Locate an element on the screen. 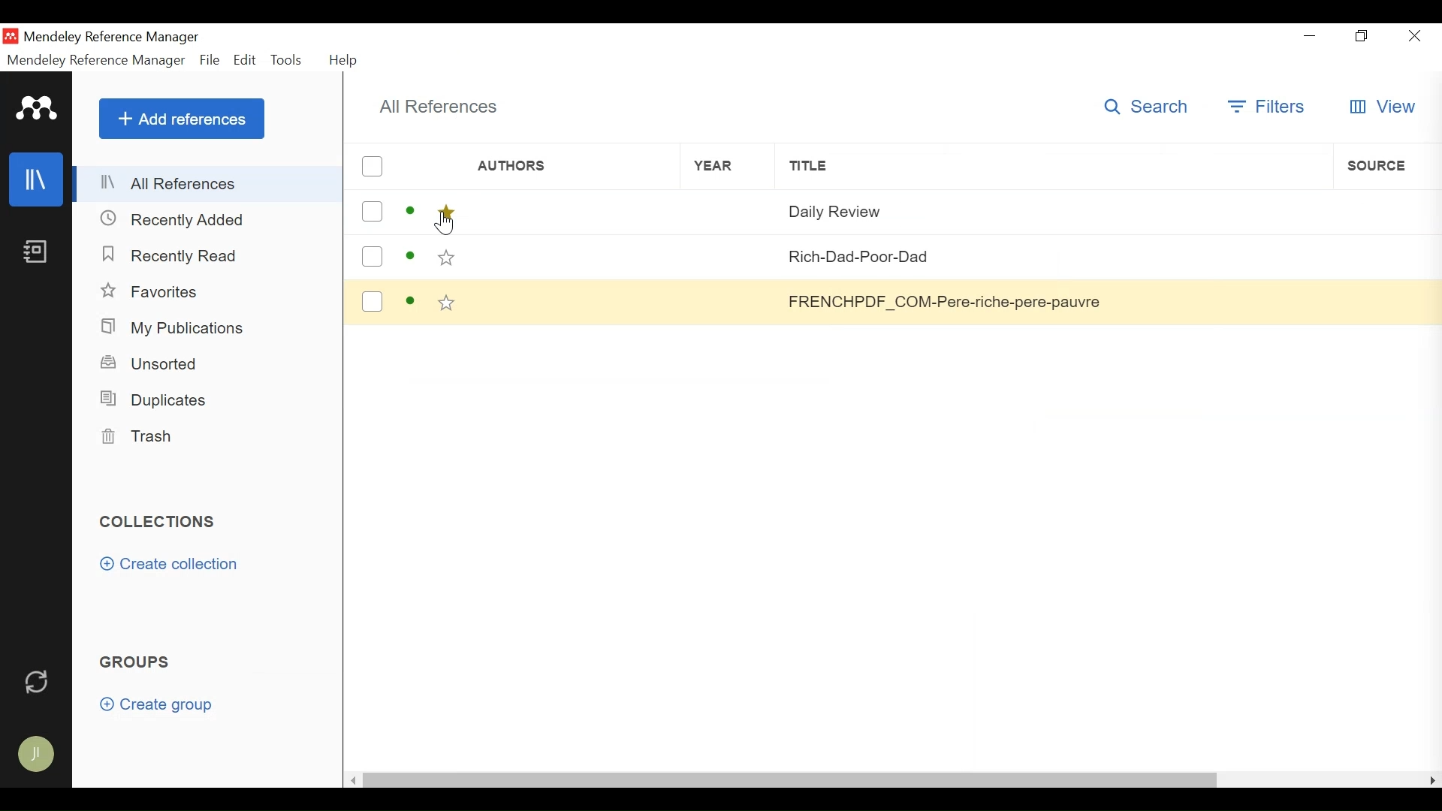 The image size is (1442, 811). Edit is located at coordinates (245, 59).